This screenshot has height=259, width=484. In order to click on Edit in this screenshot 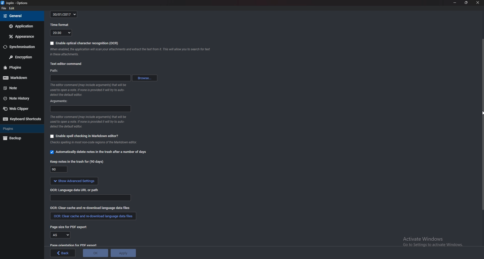, I will do `click(12, 8)`.